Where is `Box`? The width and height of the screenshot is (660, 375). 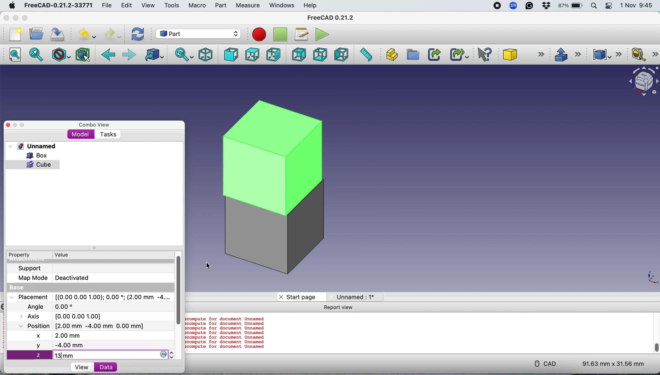
Box is located at coordinates (32, 155).